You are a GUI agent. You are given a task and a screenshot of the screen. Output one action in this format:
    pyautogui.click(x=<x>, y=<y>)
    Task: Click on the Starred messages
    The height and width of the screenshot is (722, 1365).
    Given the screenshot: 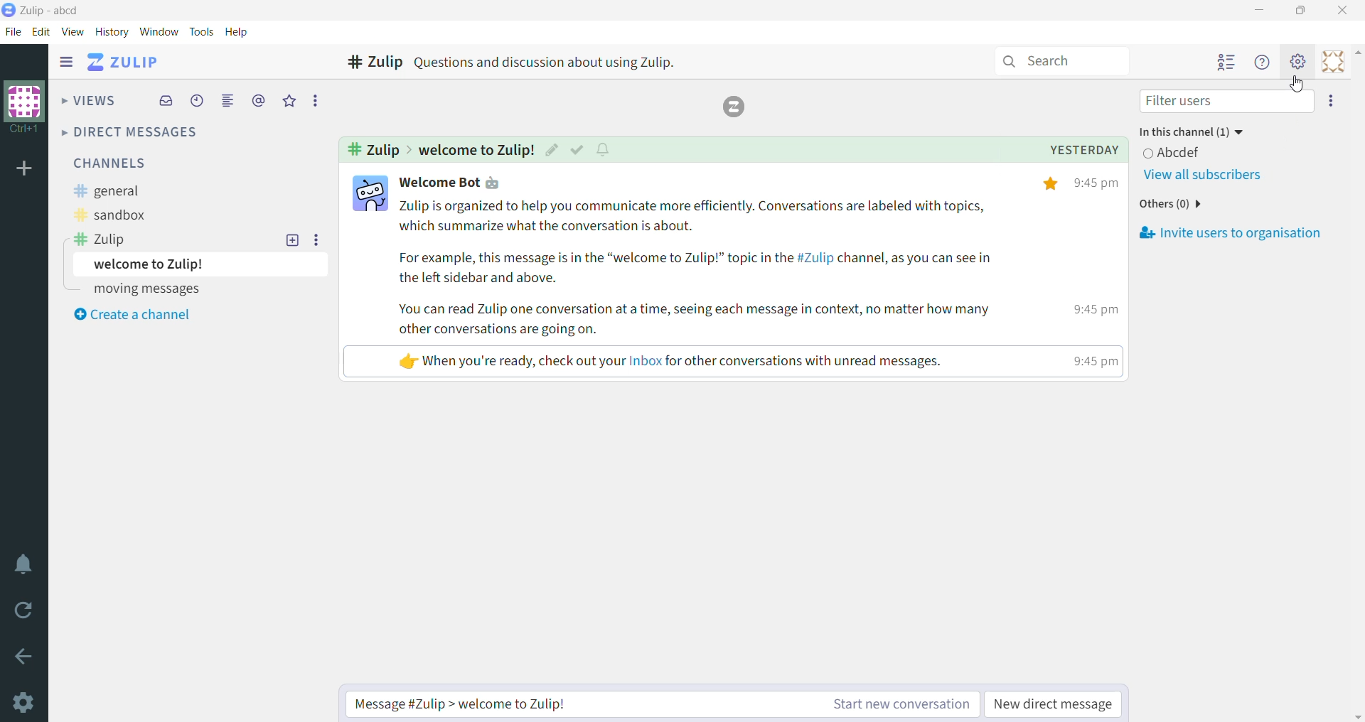 What is the action you would take?
    pyautogui.click(x=291, y=100)
    